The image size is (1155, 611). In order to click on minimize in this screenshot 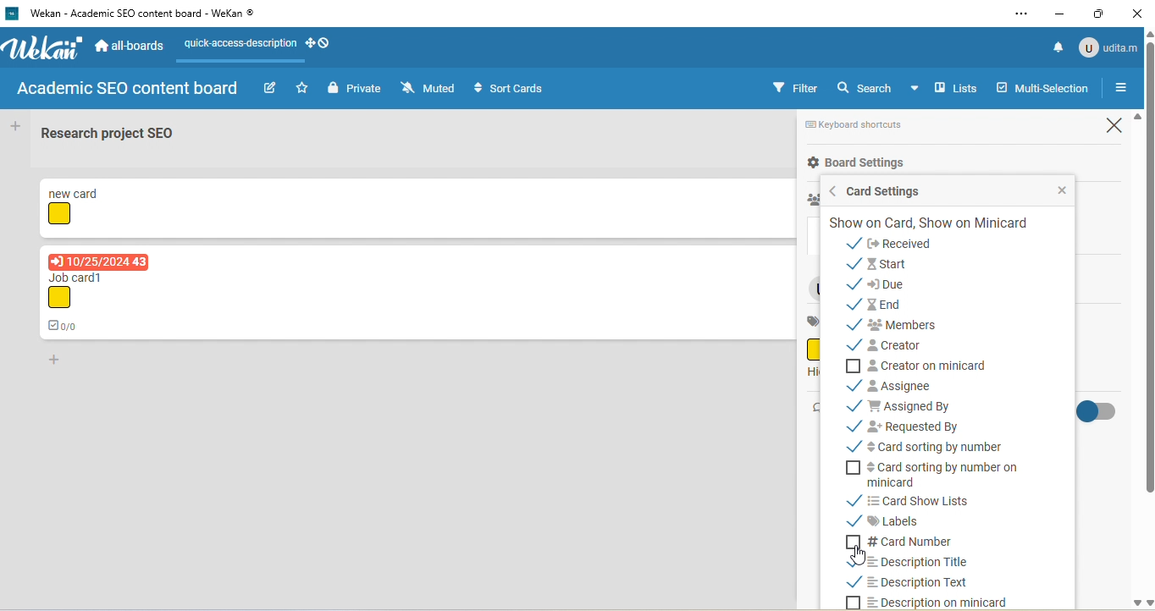, I will do `click(1060, 13)`.